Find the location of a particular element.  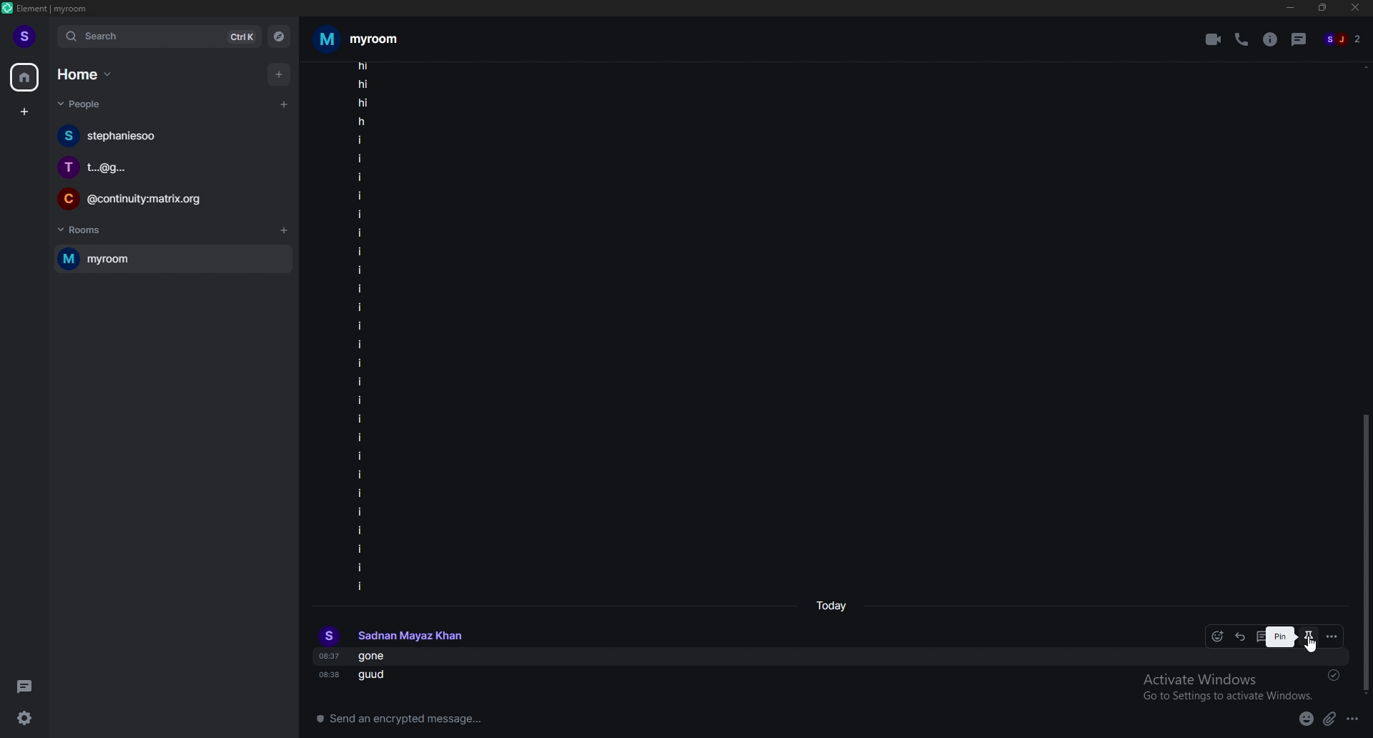

message box is located at coordinates (785, 721).